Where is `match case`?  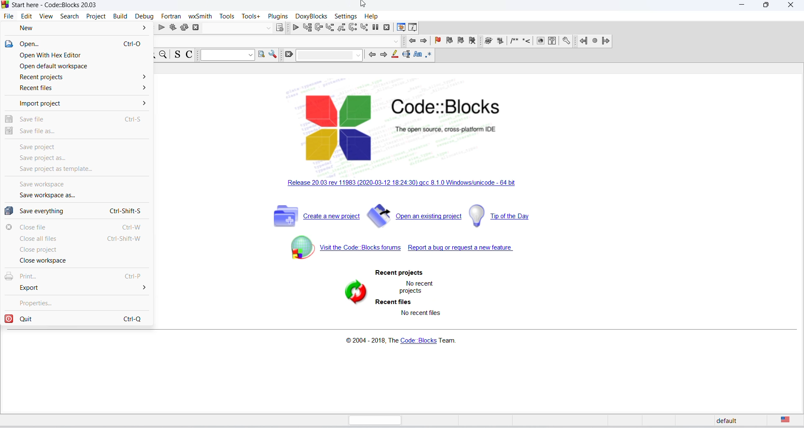 match case is located at coordinates (417, 56).